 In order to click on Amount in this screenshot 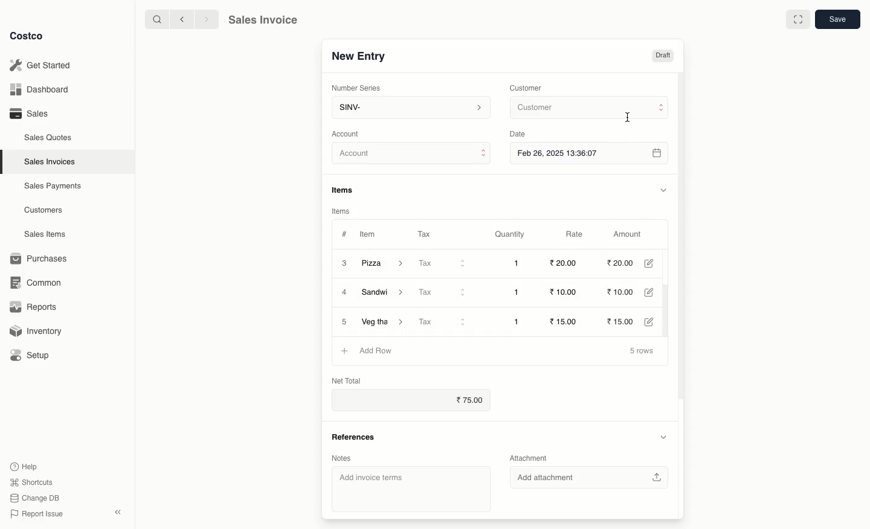, I will do `click(631, 234)`.